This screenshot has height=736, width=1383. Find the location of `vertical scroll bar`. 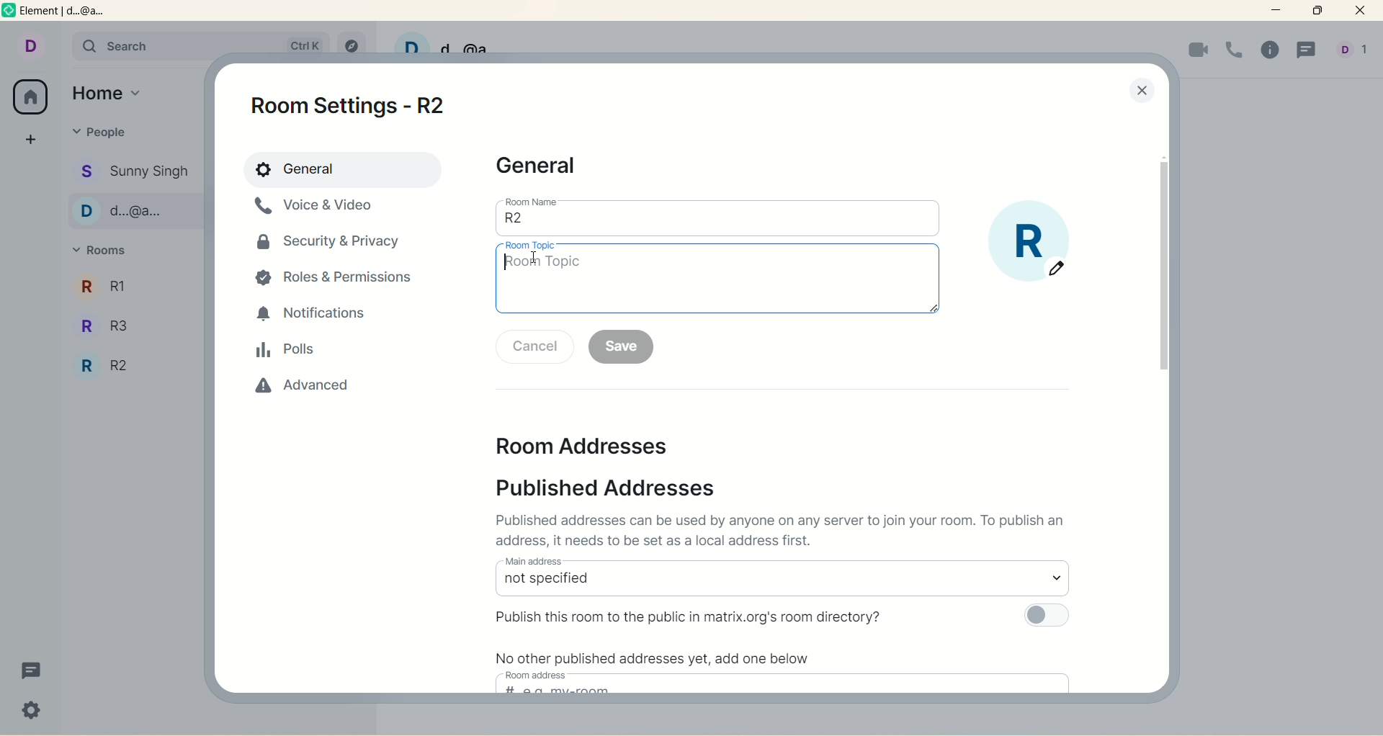

vertical scroll bar is located at coordinates (1160, 267).